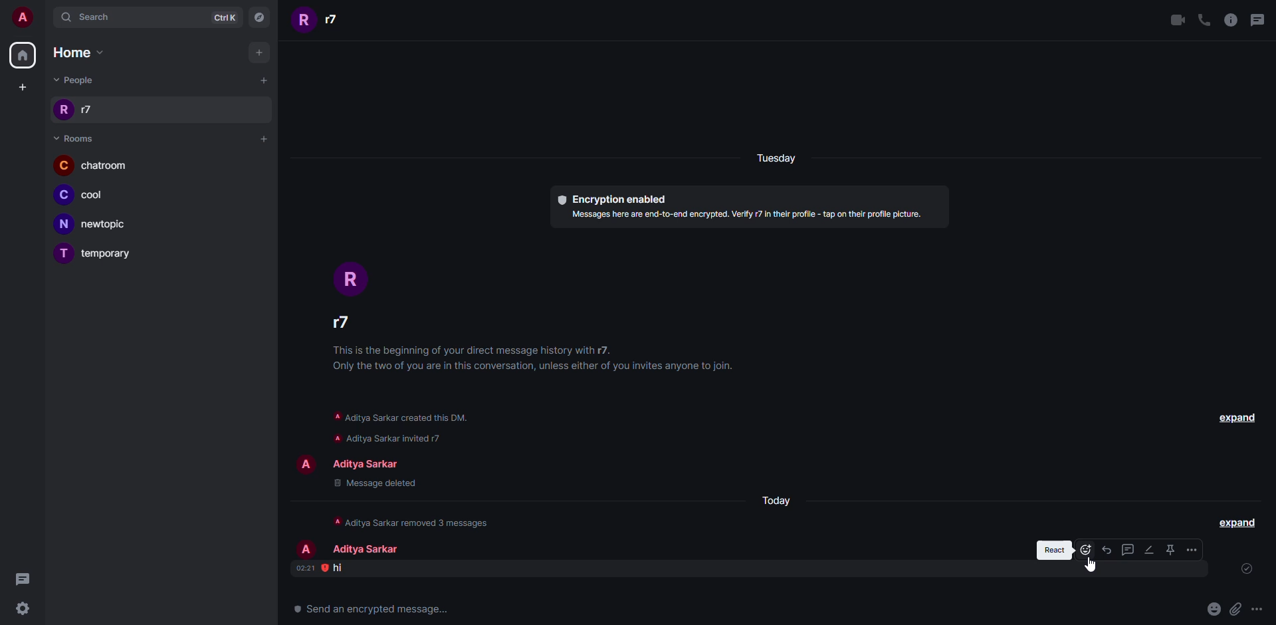 The height and width of the screenshot is (625, 1276). I want to click on people, so click(74, 110).